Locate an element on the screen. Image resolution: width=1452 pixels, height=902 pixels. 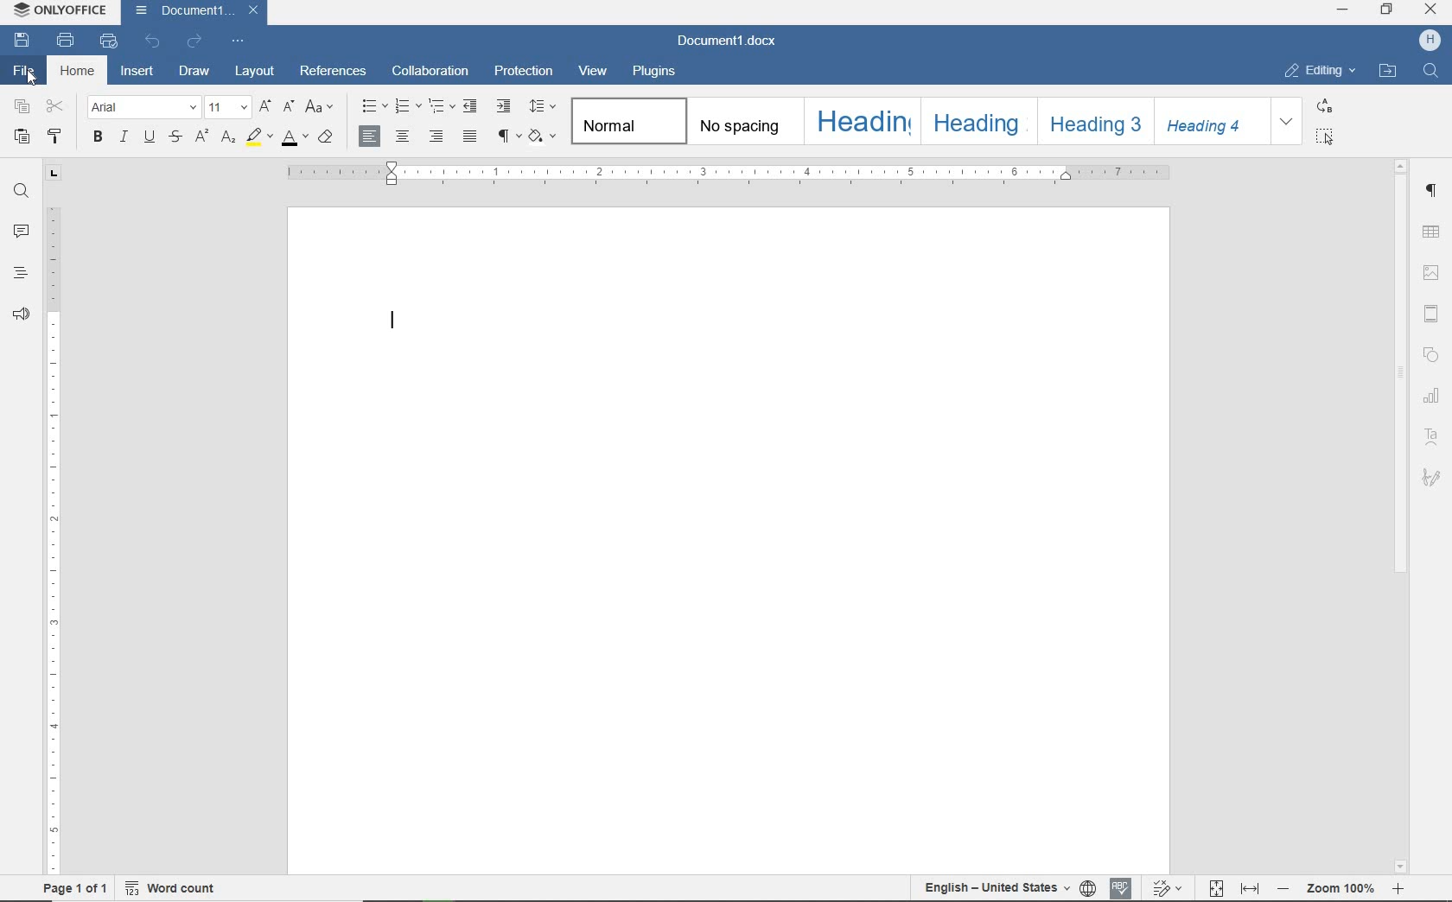
align center is located at coordinates (403, 136).